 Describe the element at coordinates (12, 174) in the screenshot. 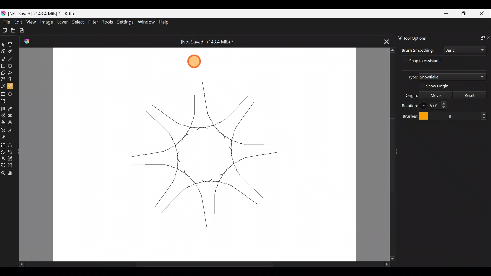

I see `Pan tool` at that location.